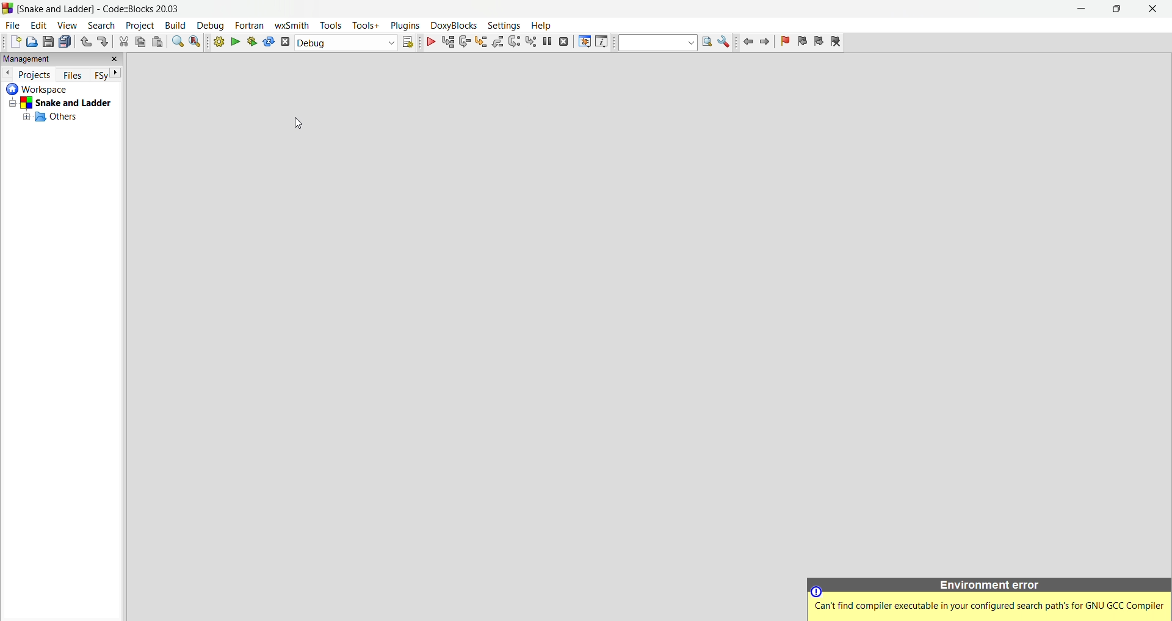 The width and height of the screenshot is (1172, 621). Describe the element at coordinates (429, 42) in the screenshot. I see `debug ` at that location.